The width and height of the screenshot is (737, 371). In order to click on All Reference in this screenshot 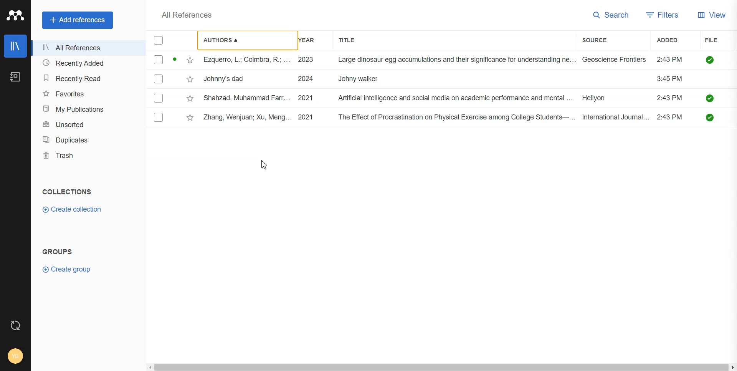, I will do `click(184, 15)`.